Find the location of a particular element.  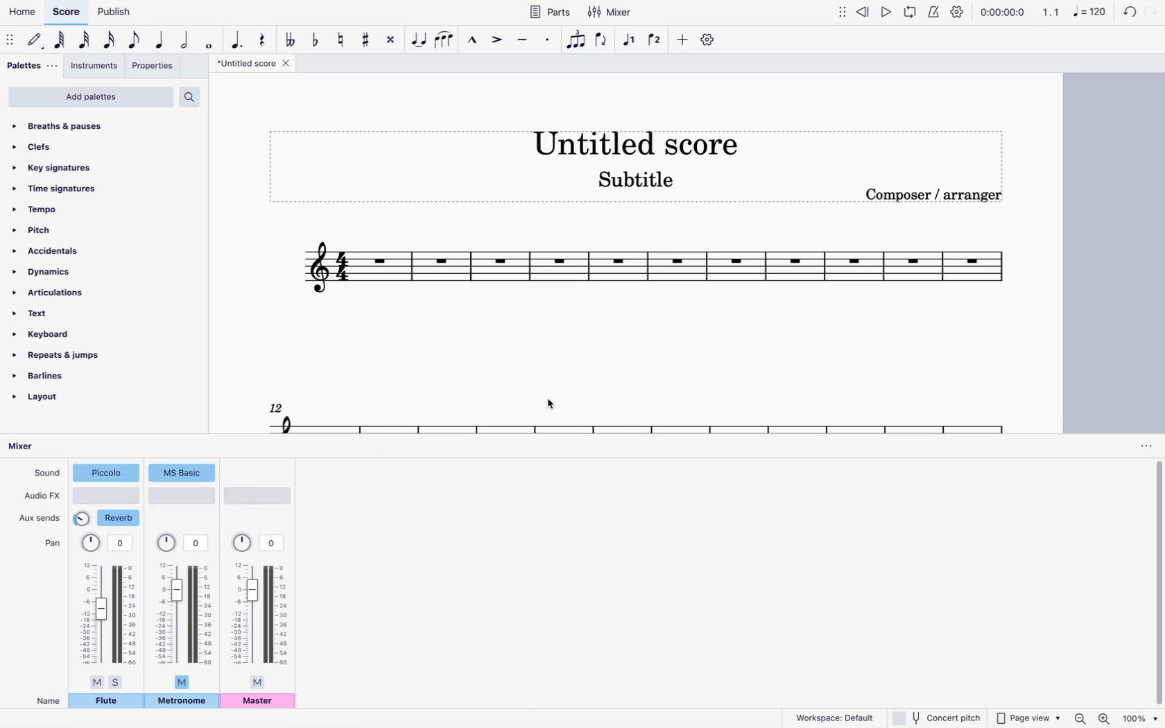

scale is located at coordinates (1074, 11).